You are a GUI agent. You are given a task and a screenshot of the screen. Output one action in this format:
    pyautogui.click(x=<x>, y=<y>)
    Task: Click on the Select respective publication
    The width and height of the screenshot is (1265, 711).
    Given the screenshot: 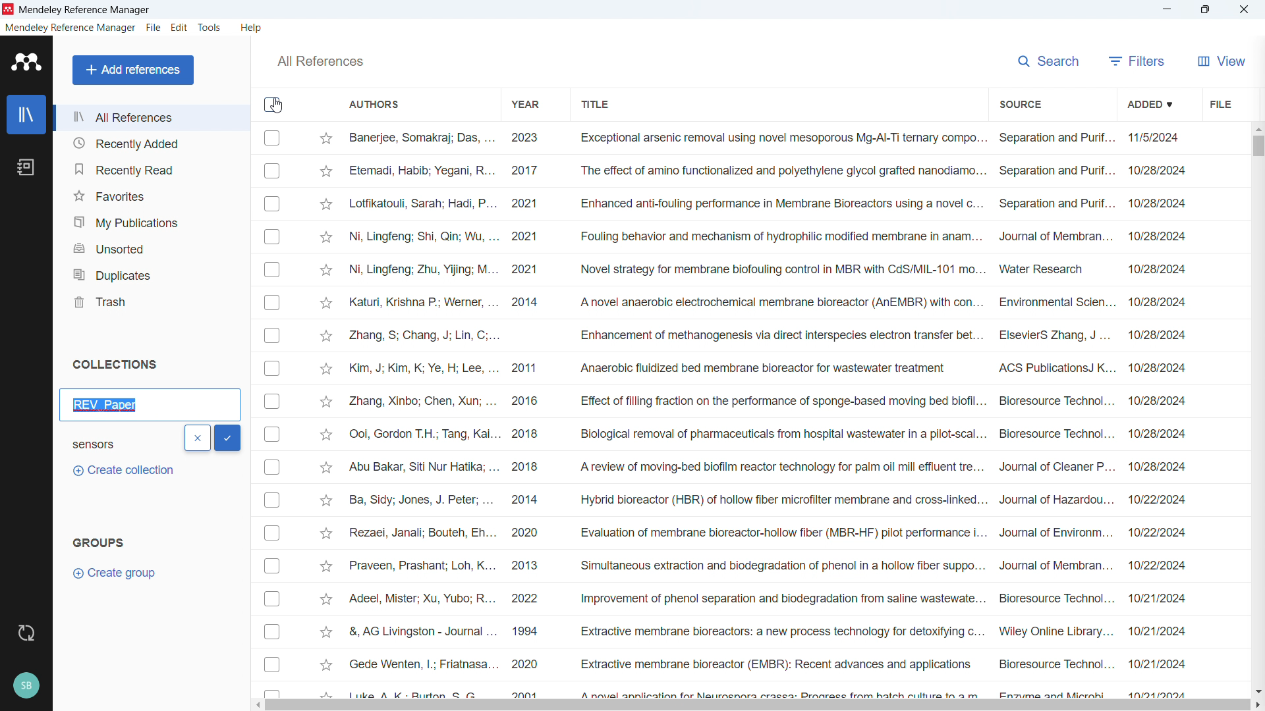 What is the action you would take?
    pyautogui.click(x=272, y=303)
    